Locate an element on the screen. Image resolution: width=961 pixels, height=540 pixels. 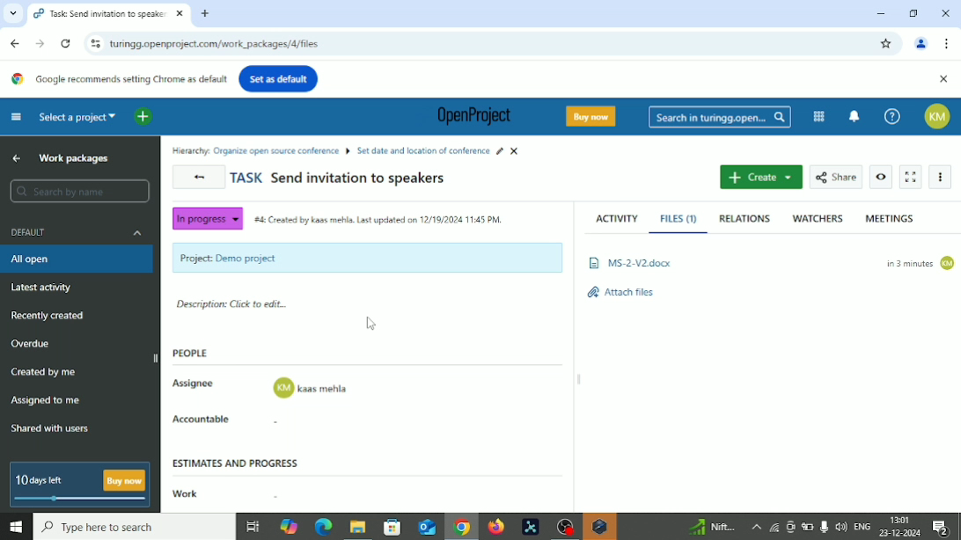
ll Hierarchy: Organize open source conference B Set date and location of conference # X is located at coordinates (349, 150).